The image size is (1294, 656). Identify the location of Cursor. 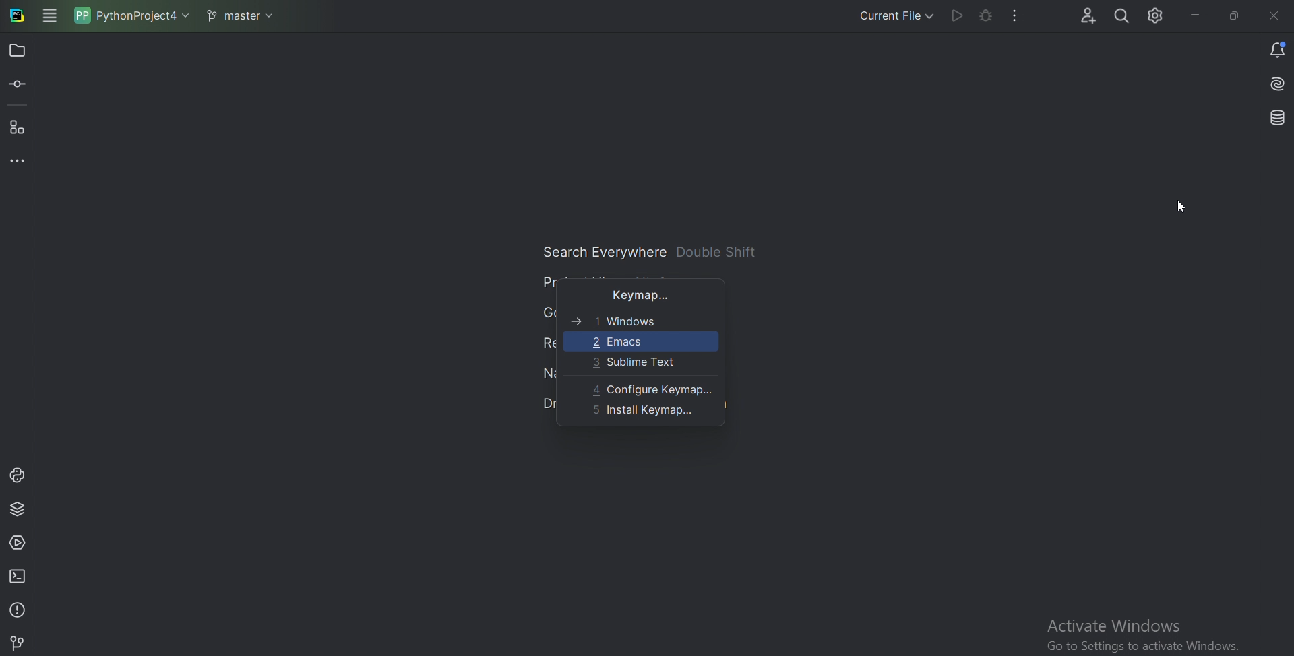
(1184, 207).